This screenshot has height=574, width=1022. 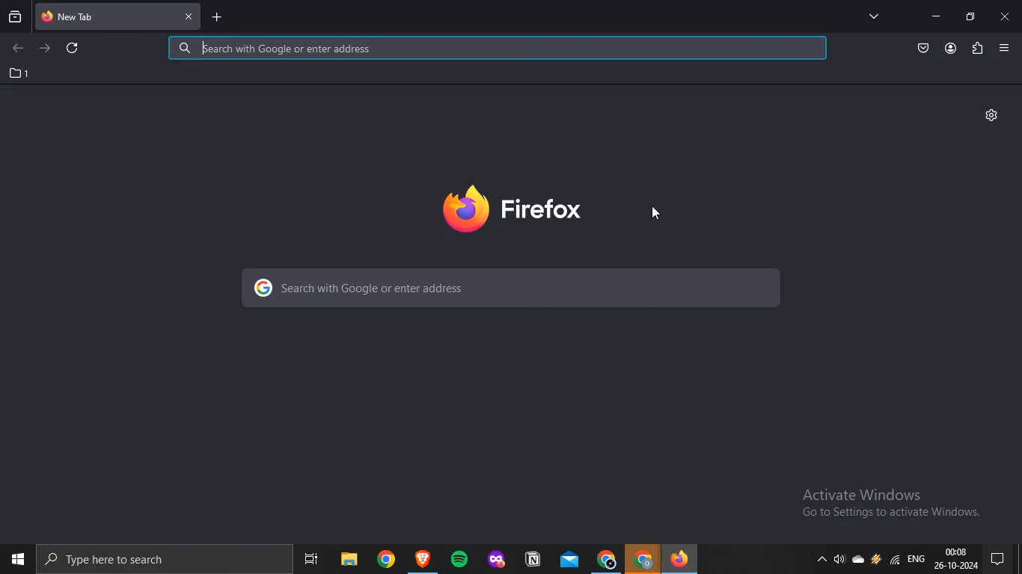 I want to click on firefox, so click(x=685, y=558).